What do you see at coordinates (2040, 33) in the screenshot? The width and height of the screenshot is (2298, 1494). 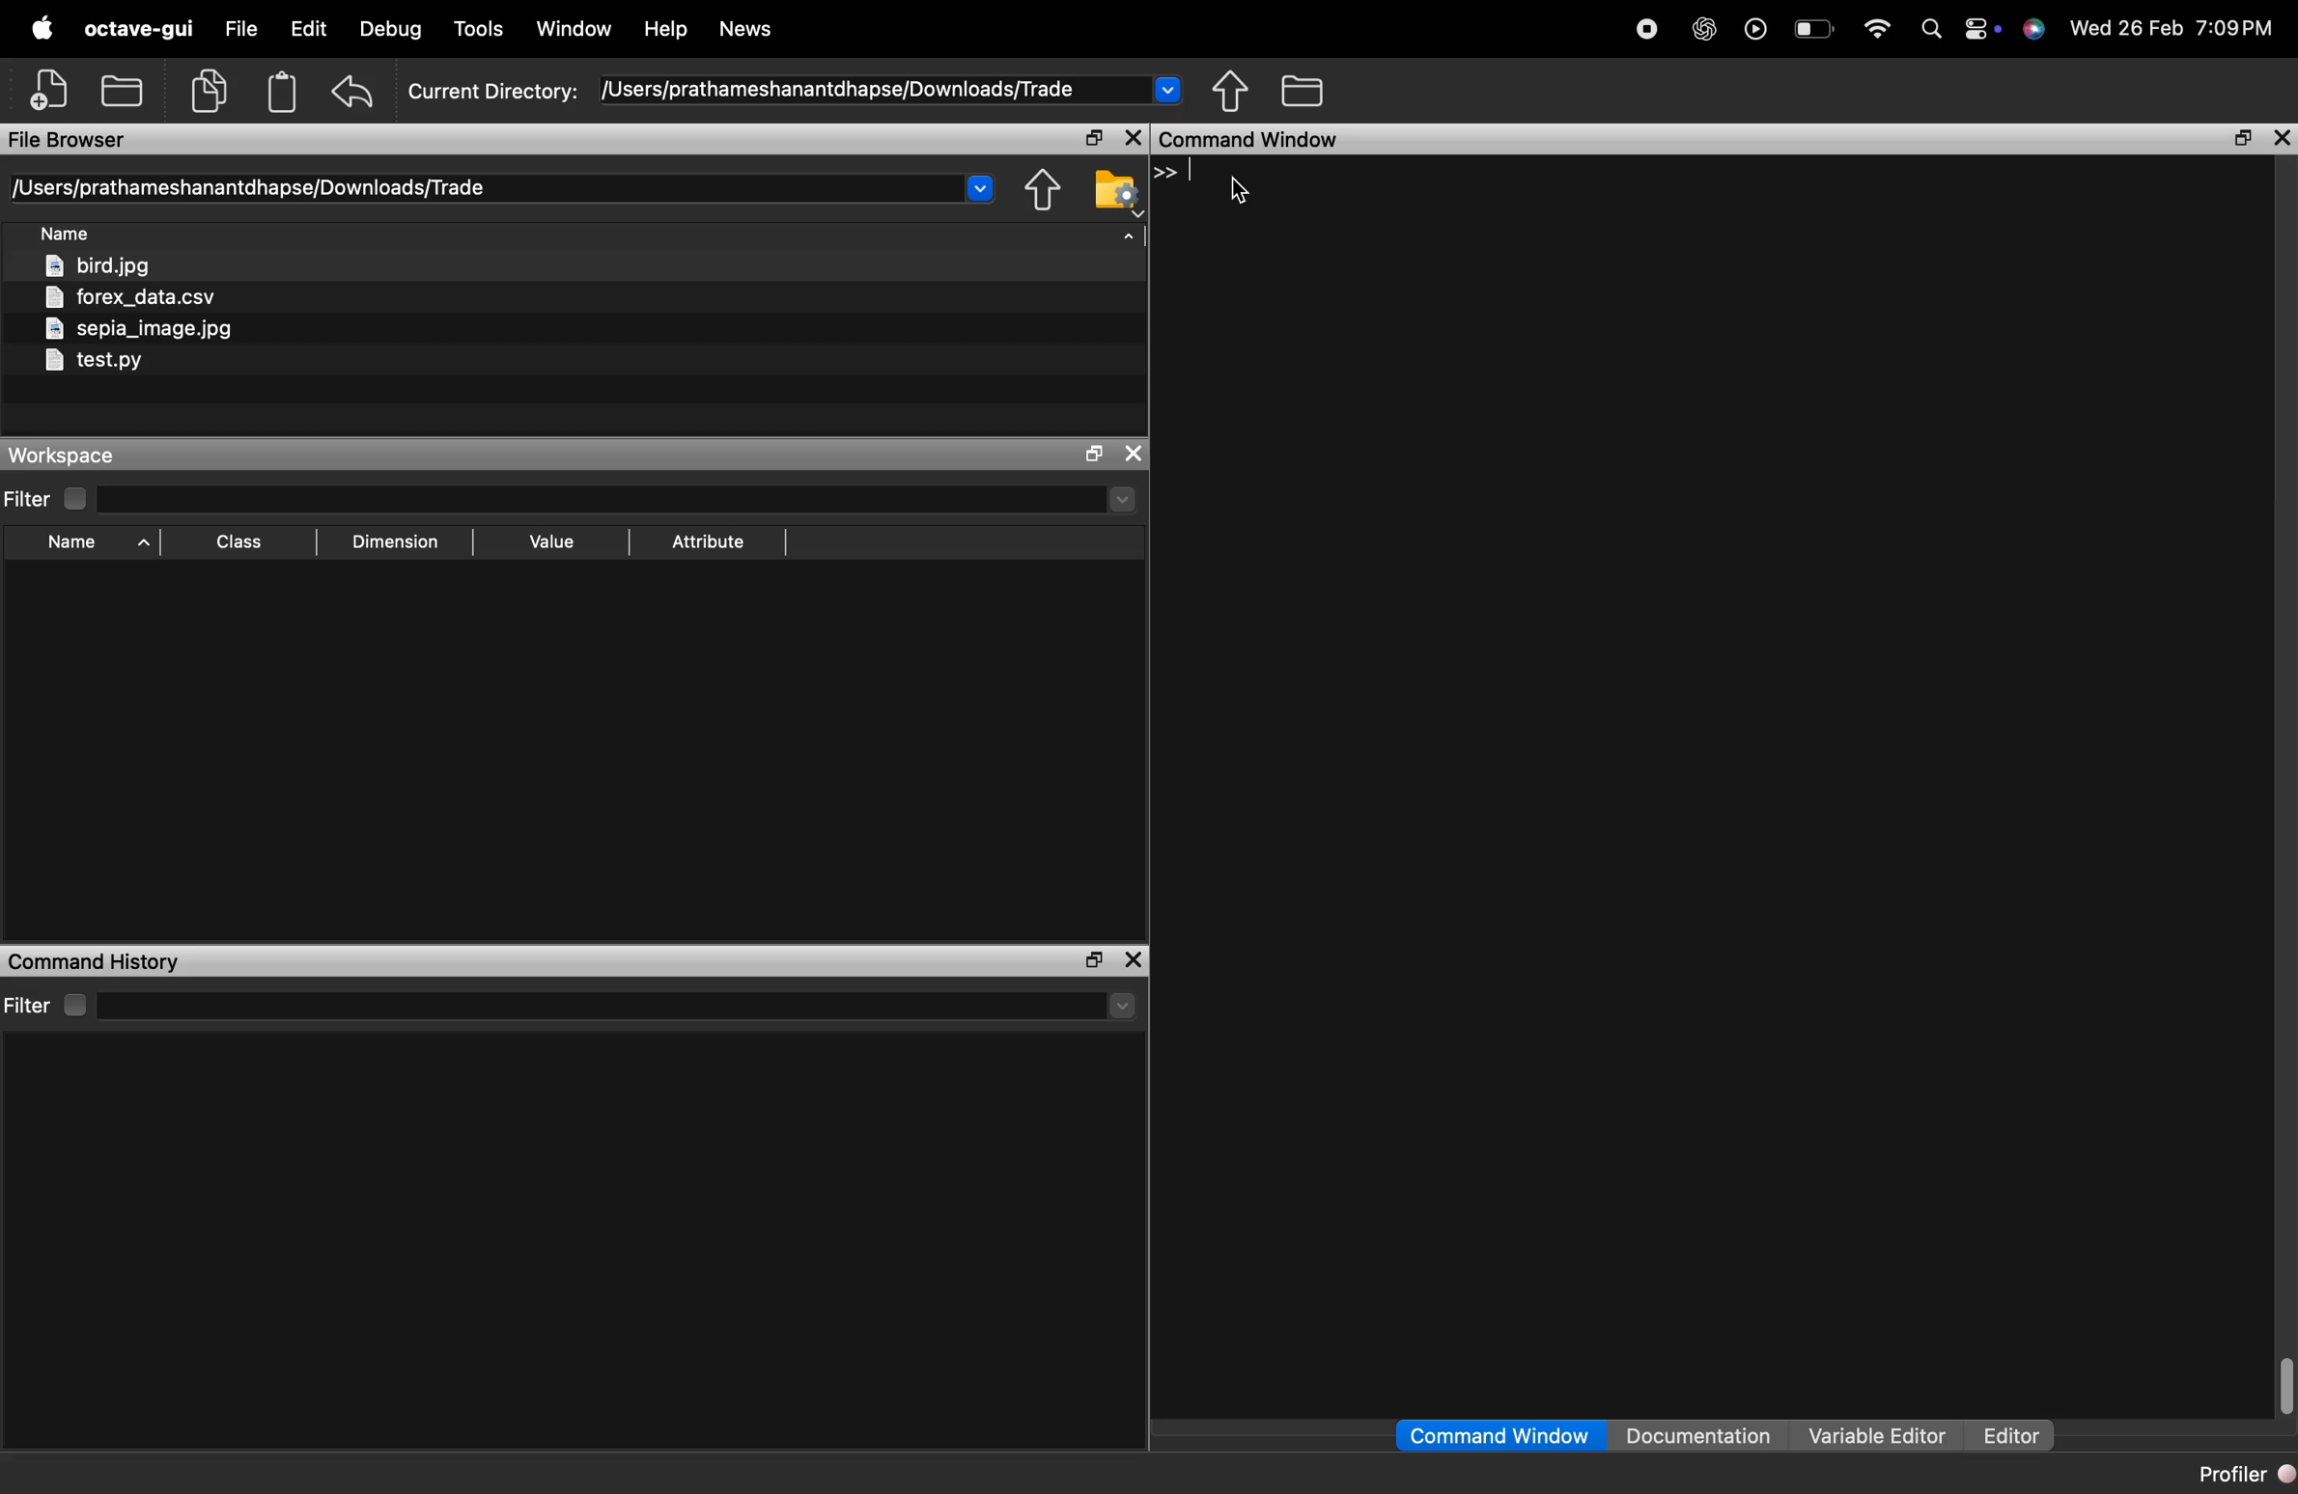 I see `support` at bounding box center [2040, 33].